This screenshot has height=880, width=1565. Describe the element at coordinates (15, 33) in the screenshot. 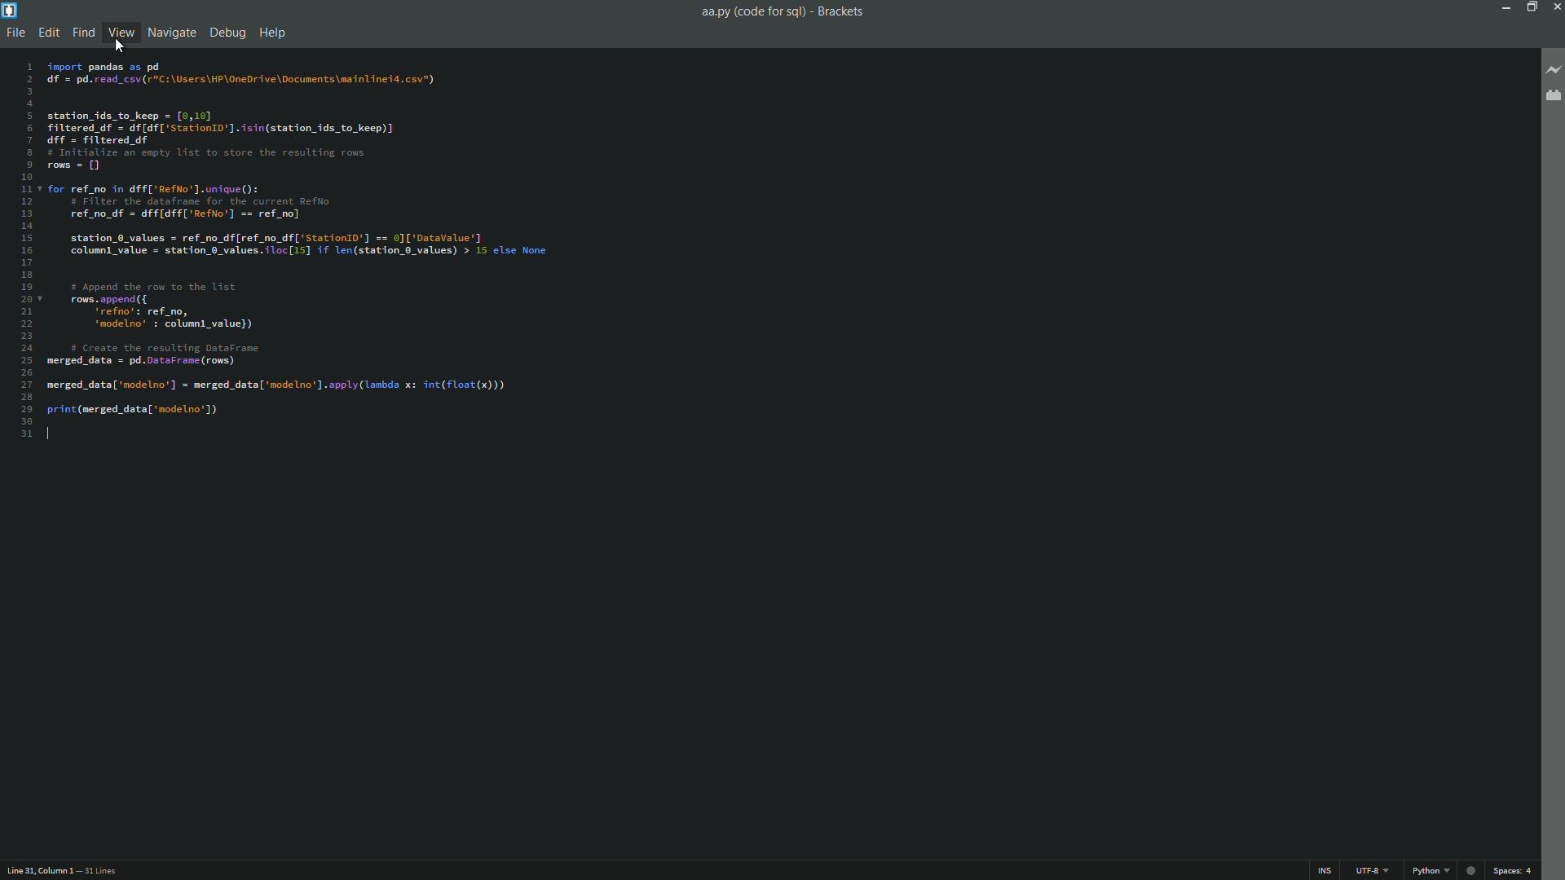

I see `file menu` at that location.